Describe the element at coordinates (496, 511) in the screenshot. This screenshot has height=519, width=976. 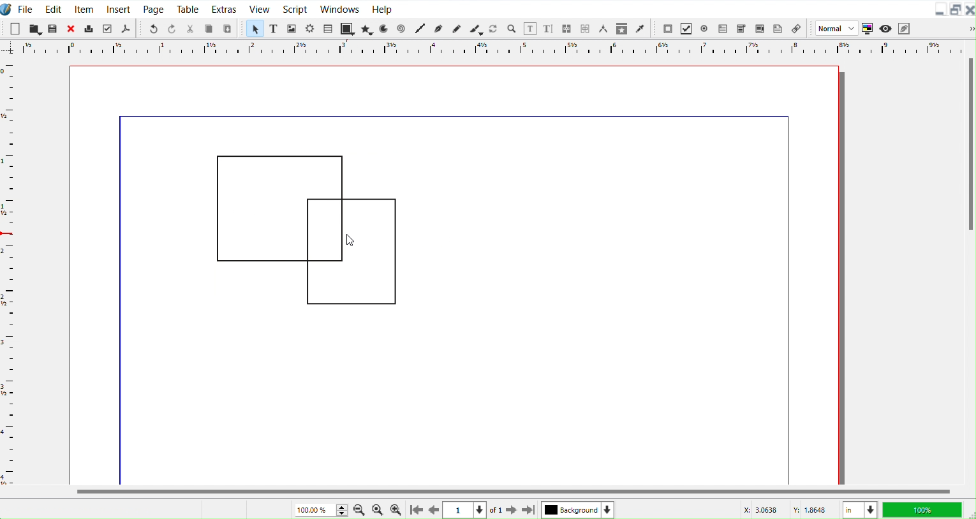
I see `of 1` at that location.